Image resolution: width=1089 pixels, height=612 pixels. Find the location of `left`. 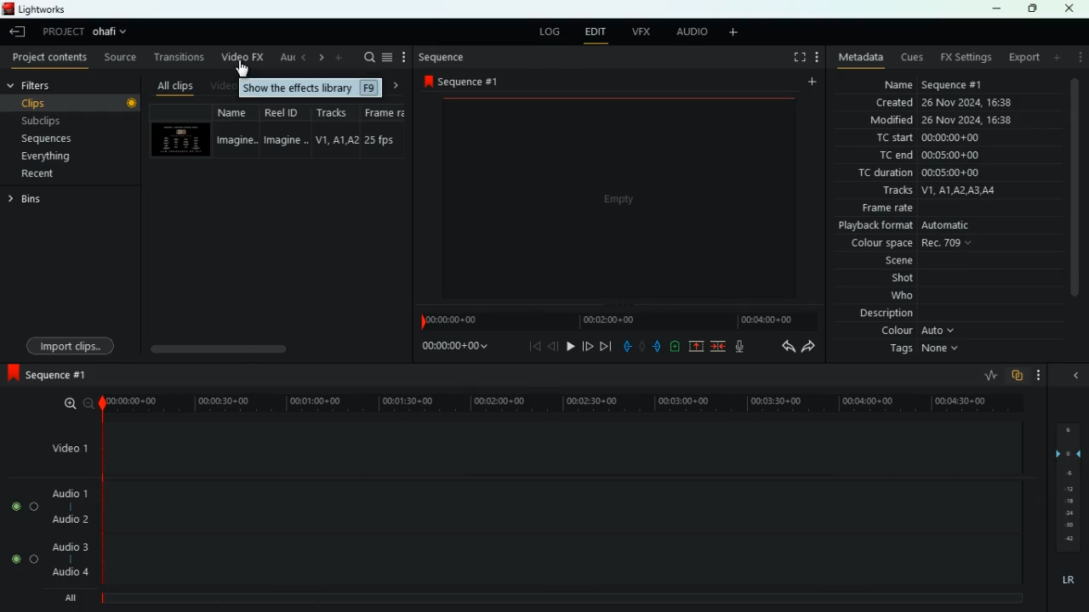

left is located at coordinates (305, 59).